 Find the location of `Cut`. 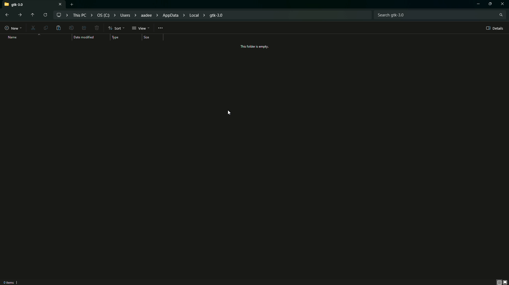

Cut is located at coordinates (33, 27).